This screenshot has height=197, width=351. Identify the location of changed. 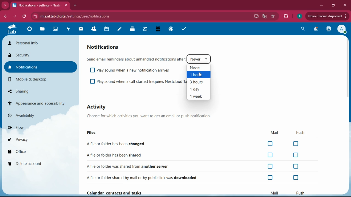
(120, 144).